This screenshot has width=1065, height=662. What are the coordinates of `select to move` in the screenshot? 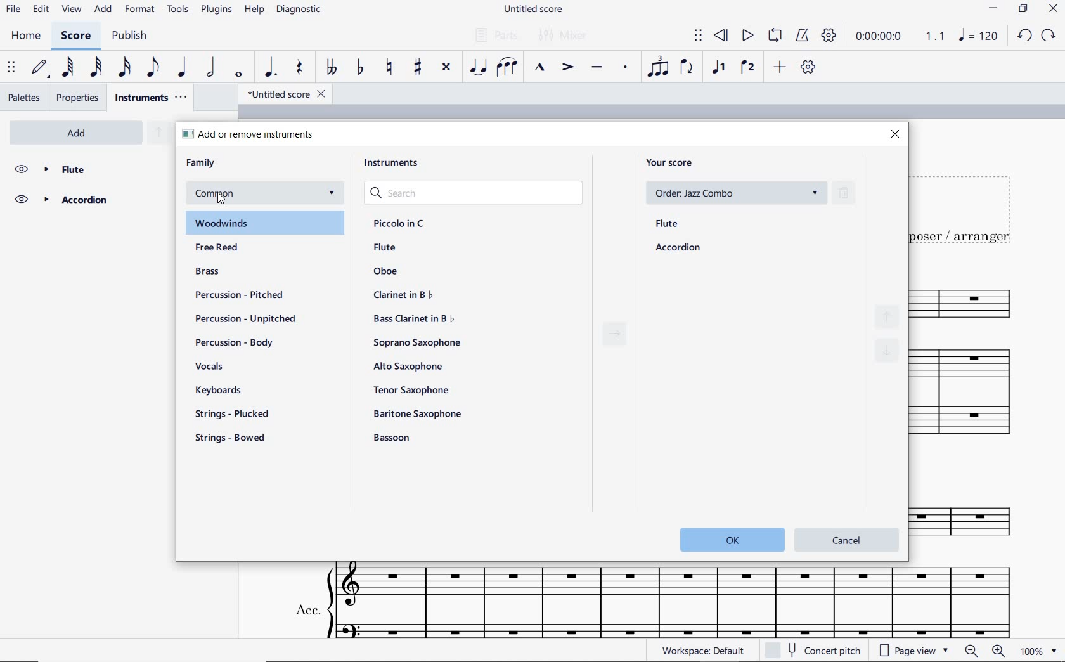 It's located at (11, 68).